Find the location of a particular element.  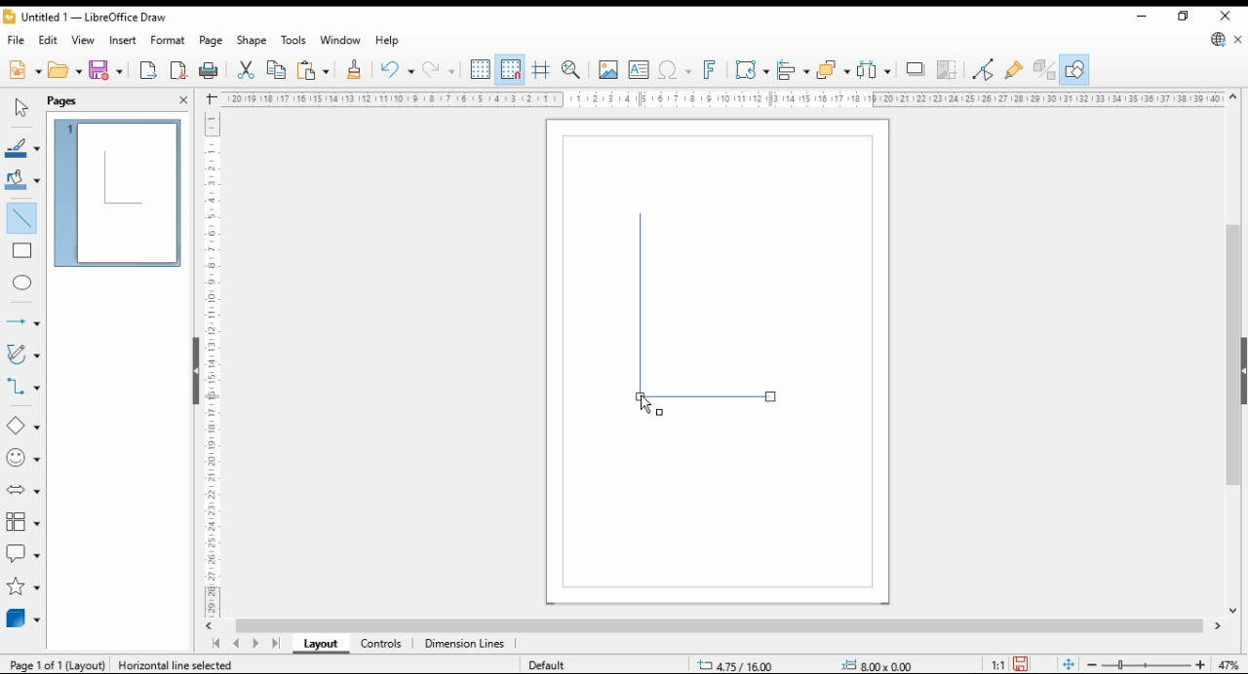

select at least three objects to distribute is located at coordinates (876, 70).